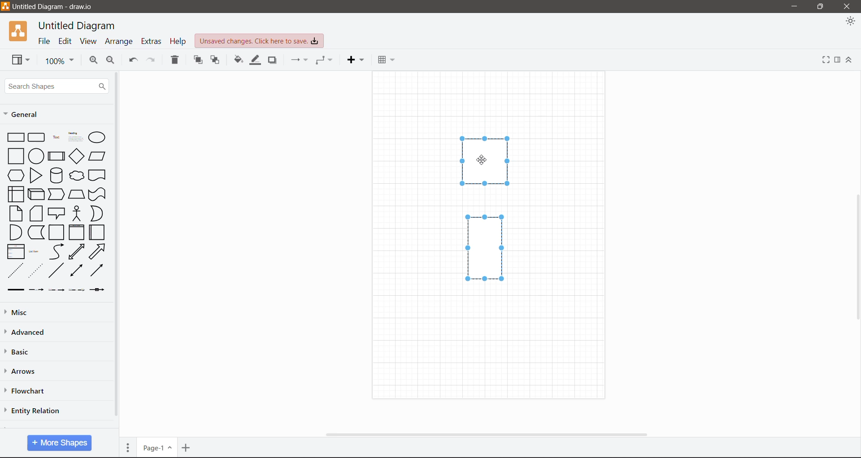 This screenshot has width=861, height=458. What do you see at coordinates (30, 333) in the screenshot?
I see `Advanced` at bounding box center [30, 333].